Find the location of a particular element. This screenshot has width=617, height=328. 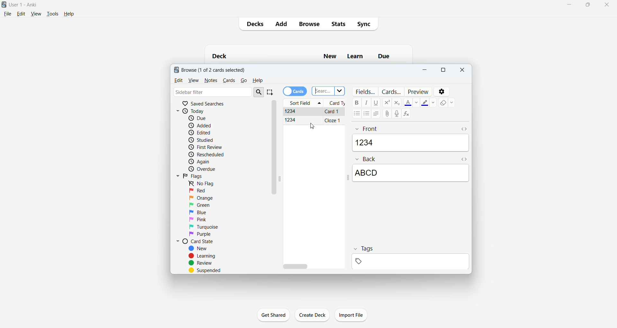

minimize is located at coordinates (570, 4).